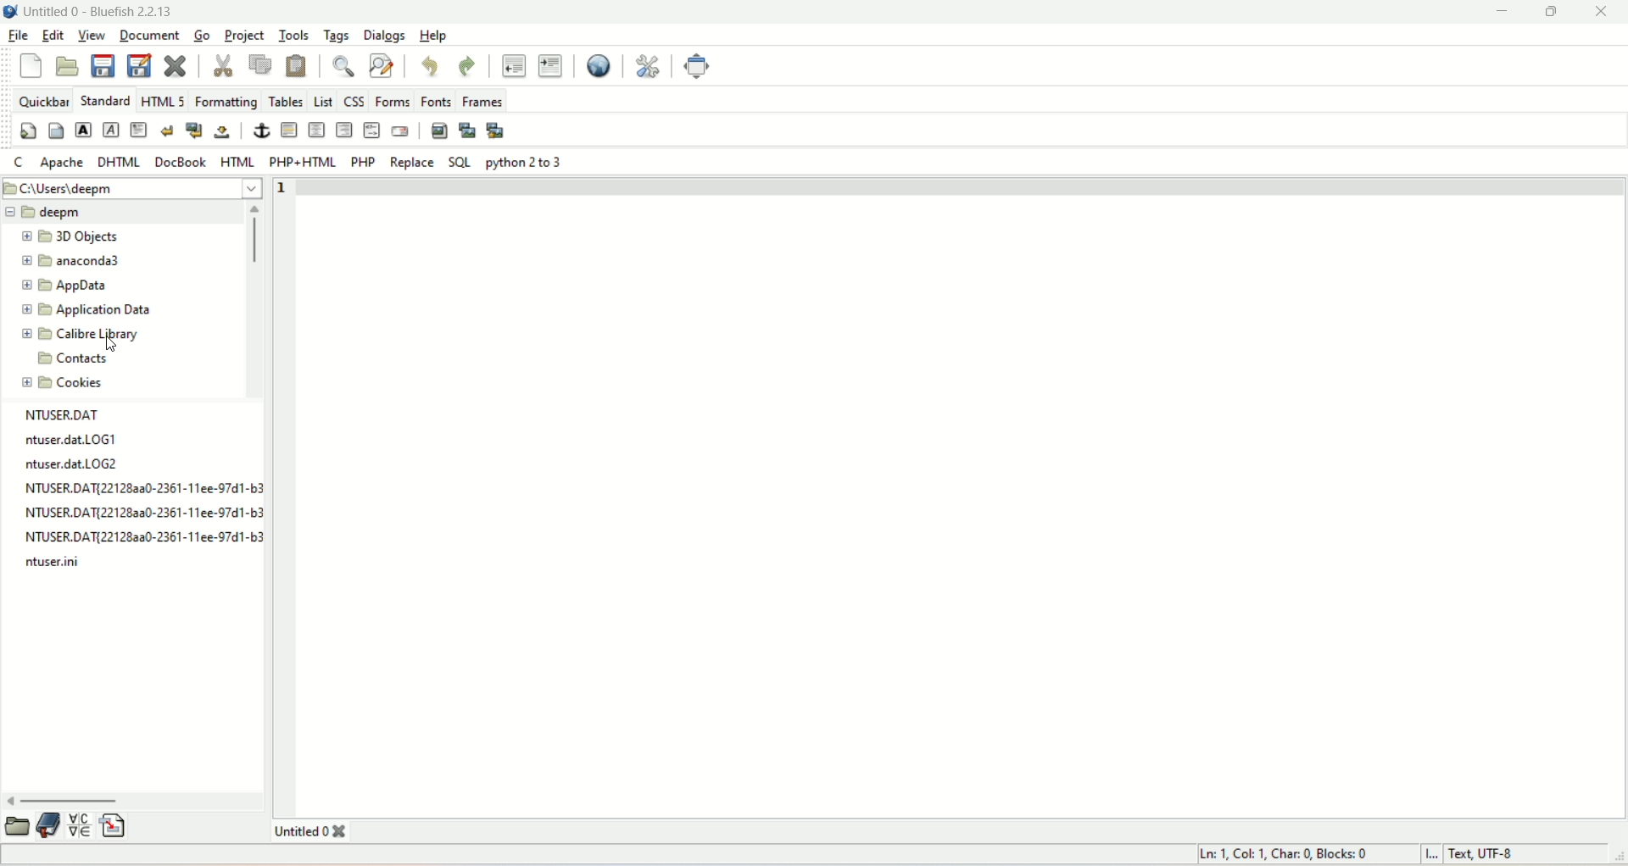 This screenshot has height=866, width=1628. What do you see at coordinates (18, 825) in the screenshot?
I see `open` at bounding box center [18, 825].